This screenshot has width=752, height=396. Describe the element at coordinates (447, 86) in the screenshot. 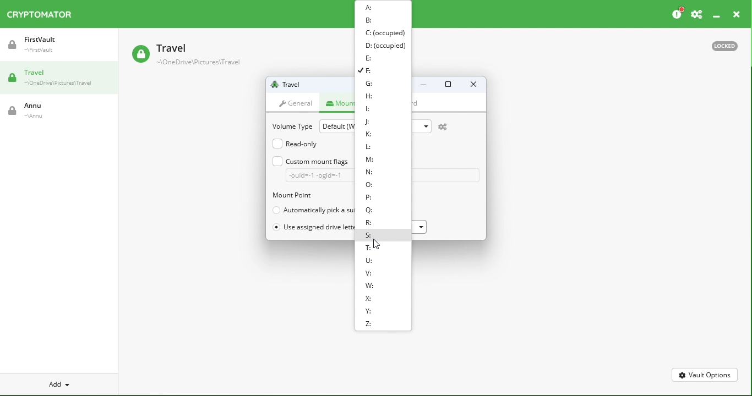

I see `Maximize` at that location.